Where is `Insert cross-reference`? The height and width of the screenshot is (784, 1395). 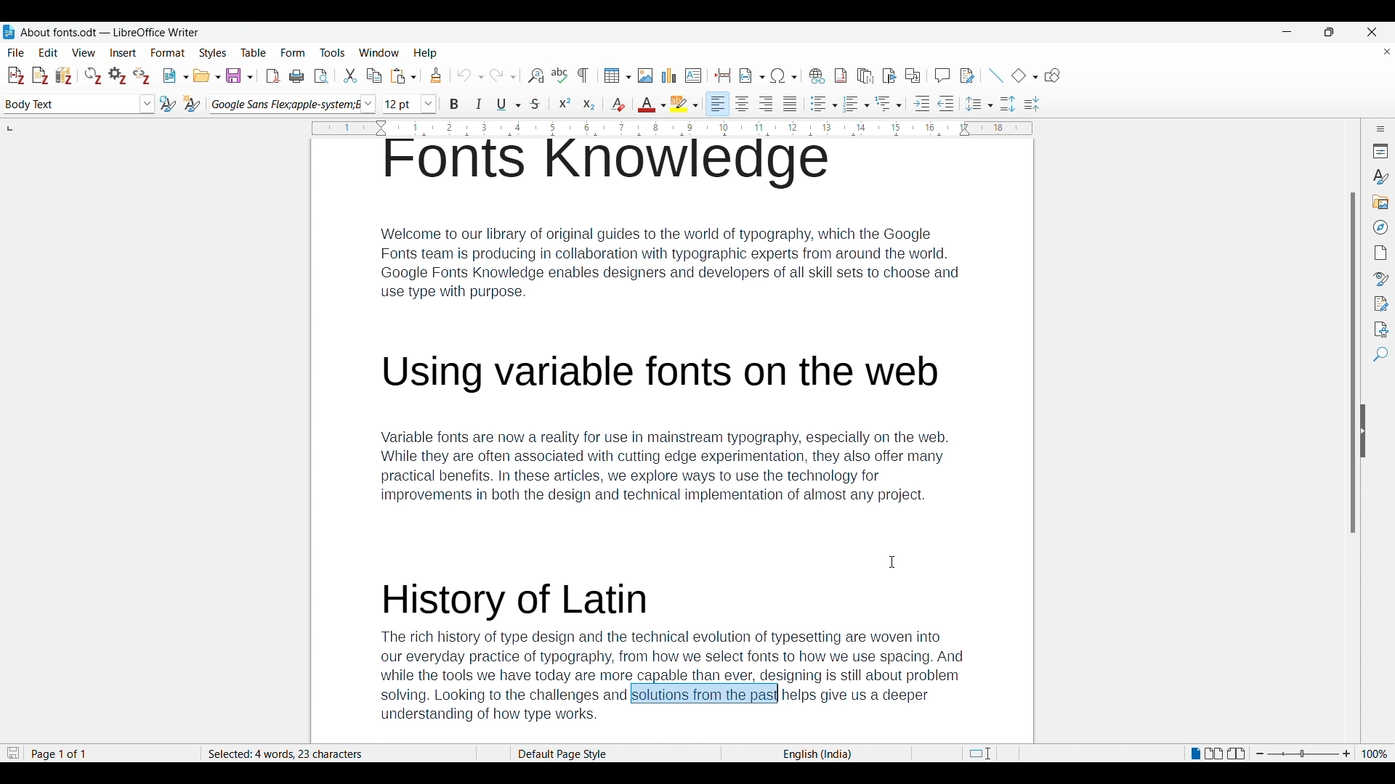
Insert cross-reference is located at coordinates (913, 75).